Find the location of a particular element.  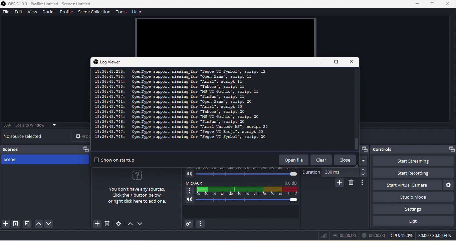

up is located at coordinates (131, 225).